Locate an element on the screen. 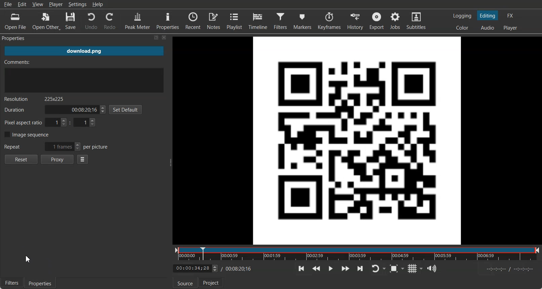 This screenshot has height=289, width=542. Video end time is located at coordinates (239, 269).